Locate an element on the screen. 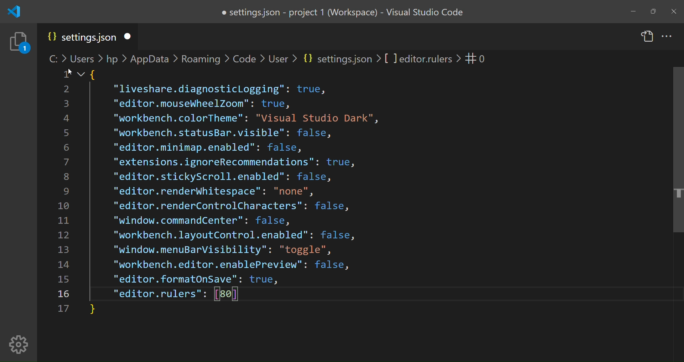 Image resolution: width=684 pixels, height=362 pixels. close is located at coordinates (675, 12).